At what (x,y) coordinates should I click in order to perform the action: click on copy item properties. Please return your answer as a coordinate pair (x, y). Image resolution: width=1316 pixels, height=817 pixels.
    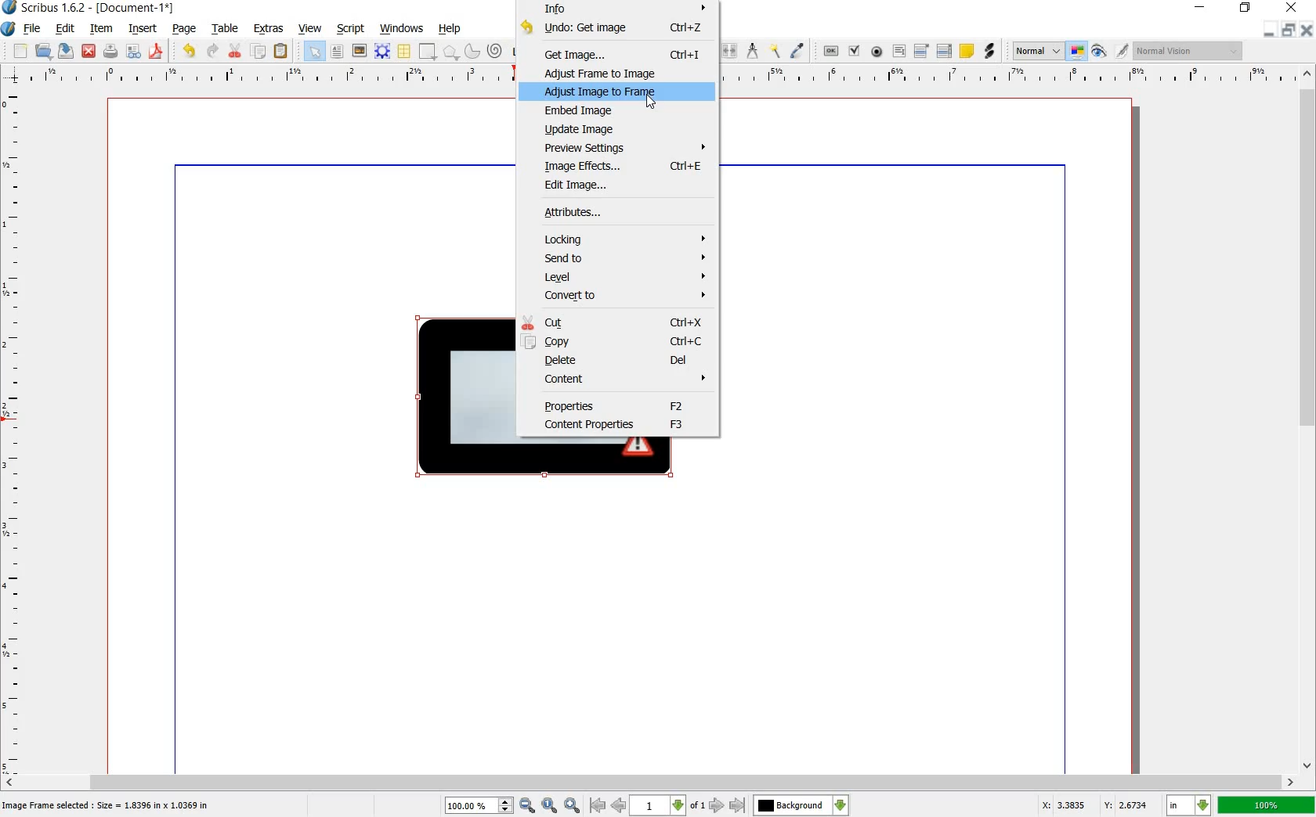
    Looking at the image, I should click on (774, 50).